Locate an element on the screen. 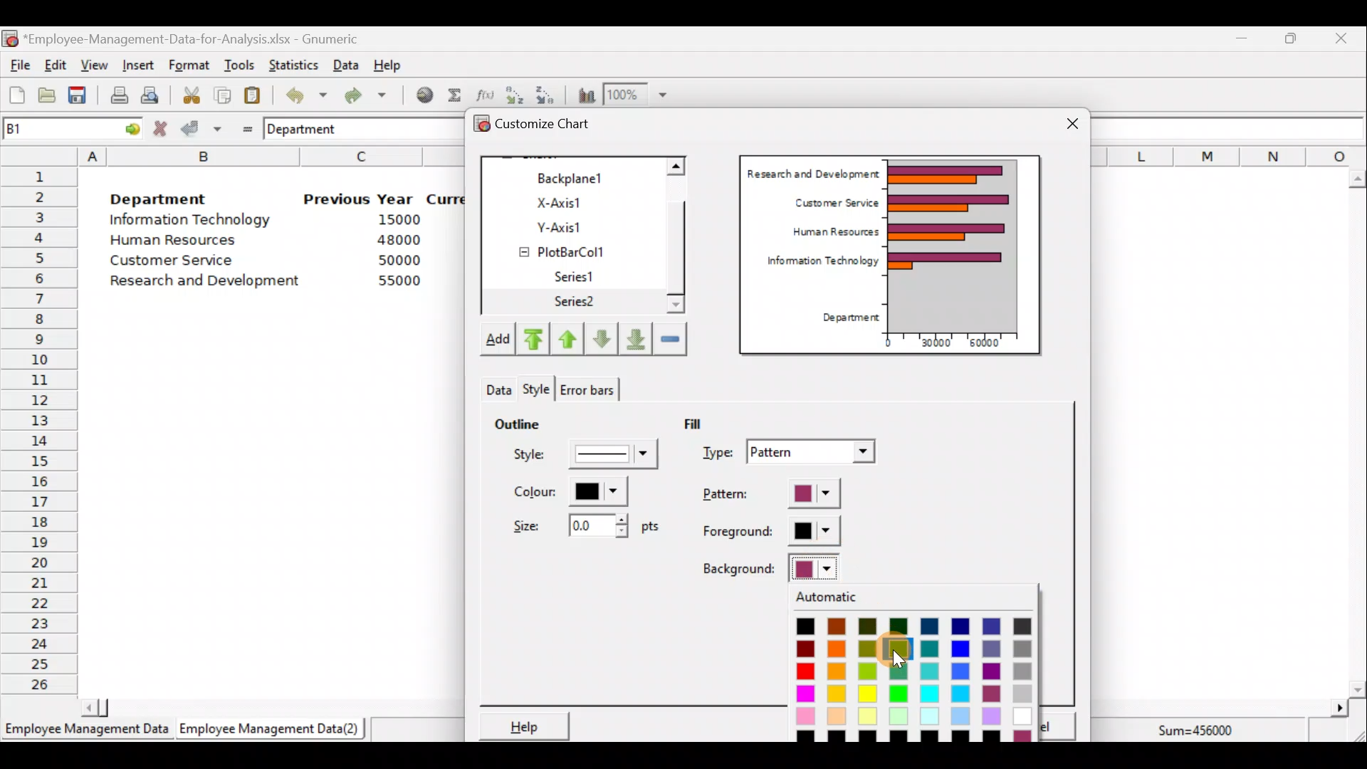 This screenshot has width=1367, height=769. Formula bar is located at coordinates (1232, 128).